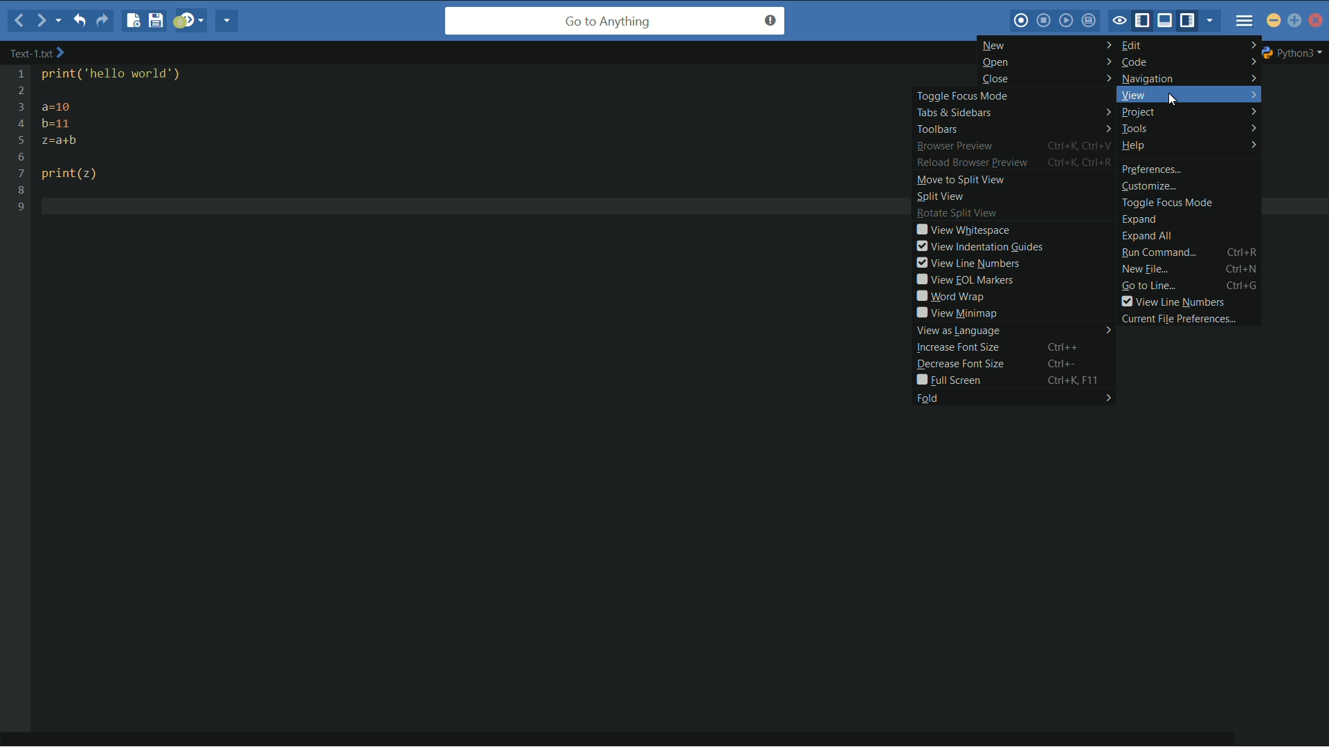 The image size is (1329, 747). Describe the element at coordinates (949, 296) in the screenshot. I see `word wrap` at that location.